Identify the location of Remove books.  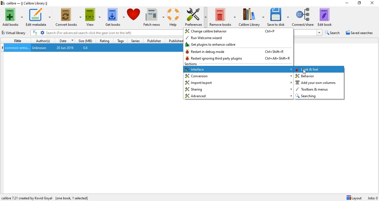
(223, 16).